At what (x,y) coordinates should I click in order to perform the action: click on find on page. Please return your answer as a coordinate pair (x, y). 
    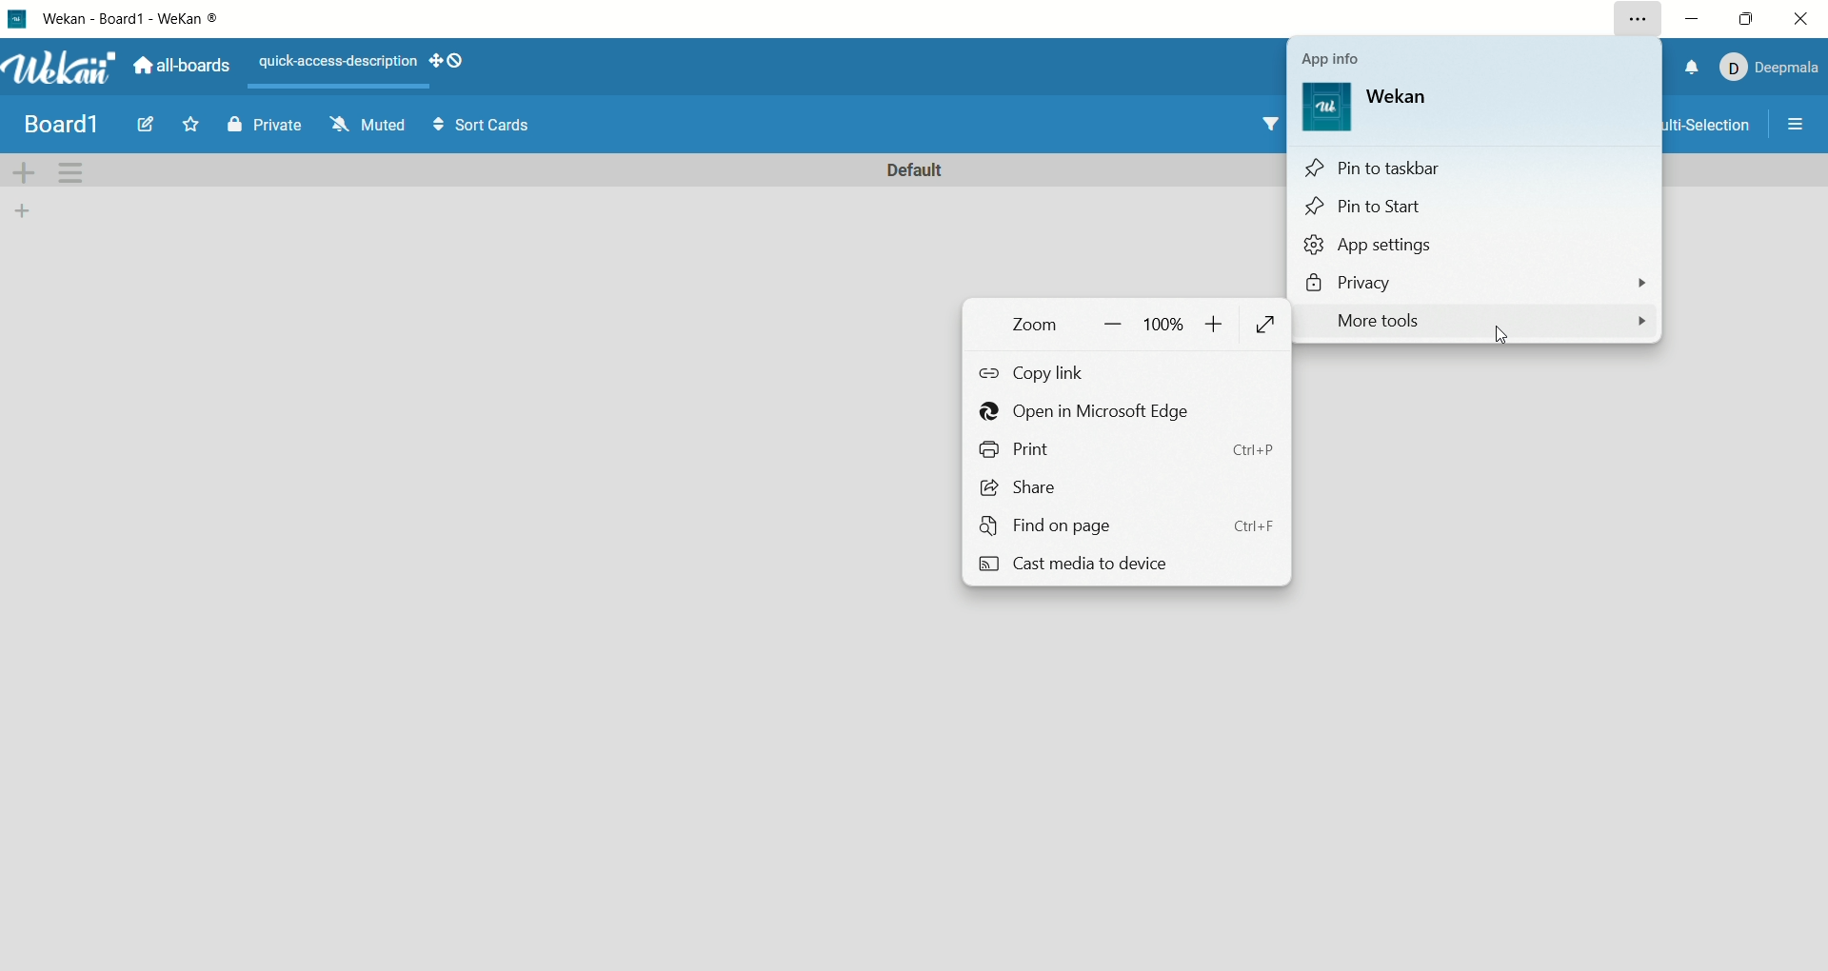
    Looking at the image, I should click on (1139, 525).